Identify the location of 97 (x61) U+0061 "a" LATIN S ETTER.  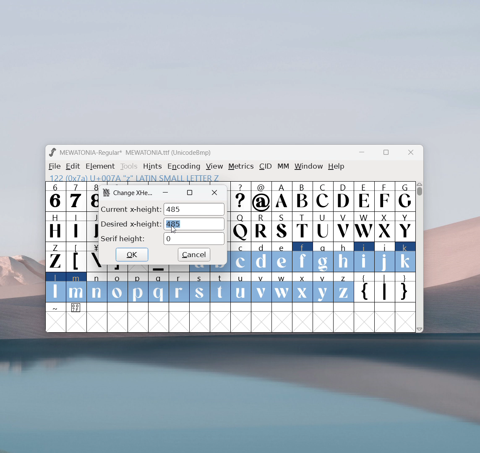
(132, 177).